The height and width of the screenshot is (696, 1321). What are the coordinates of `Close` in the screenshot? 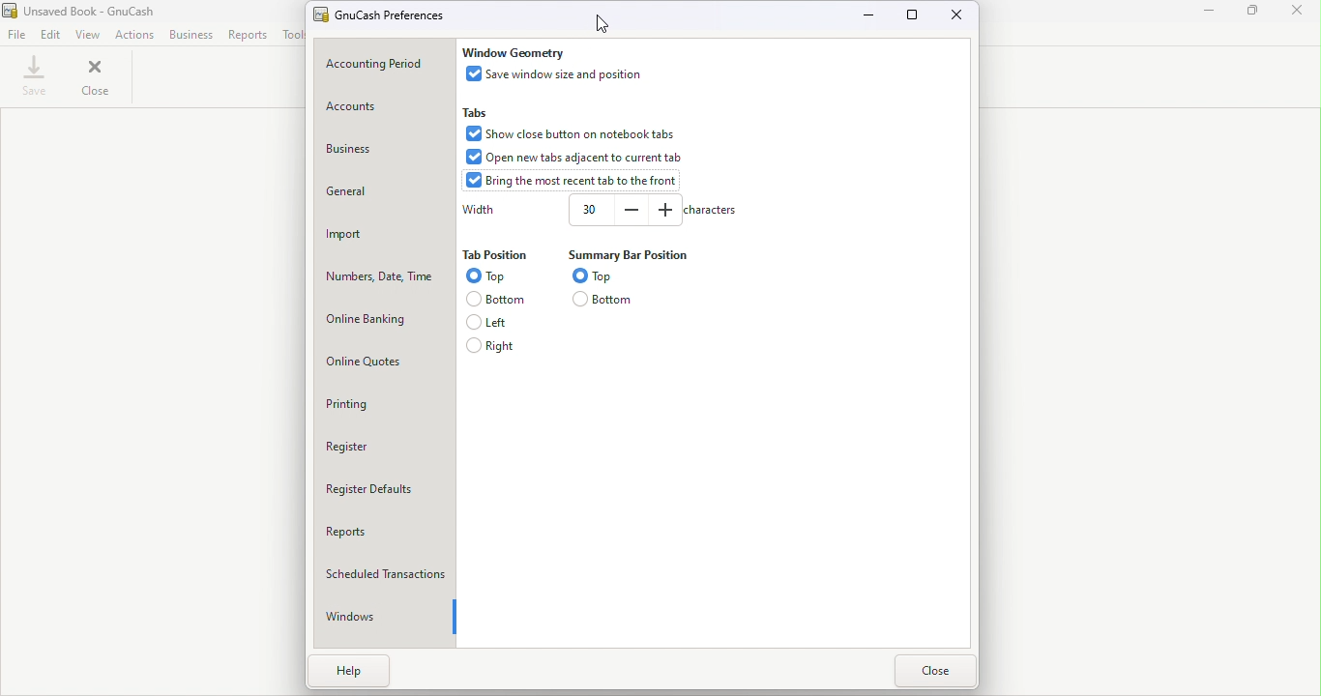 It's located at (954, 16).